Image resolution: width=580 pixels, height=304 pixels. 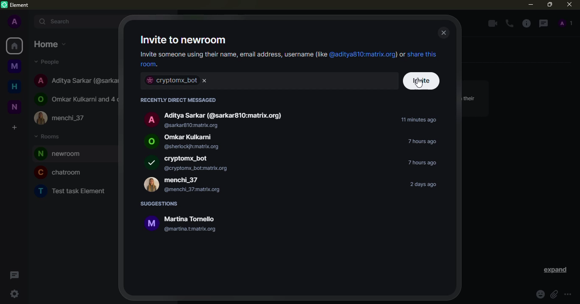 I want to click on suggestions, so click(x=159, y=203).